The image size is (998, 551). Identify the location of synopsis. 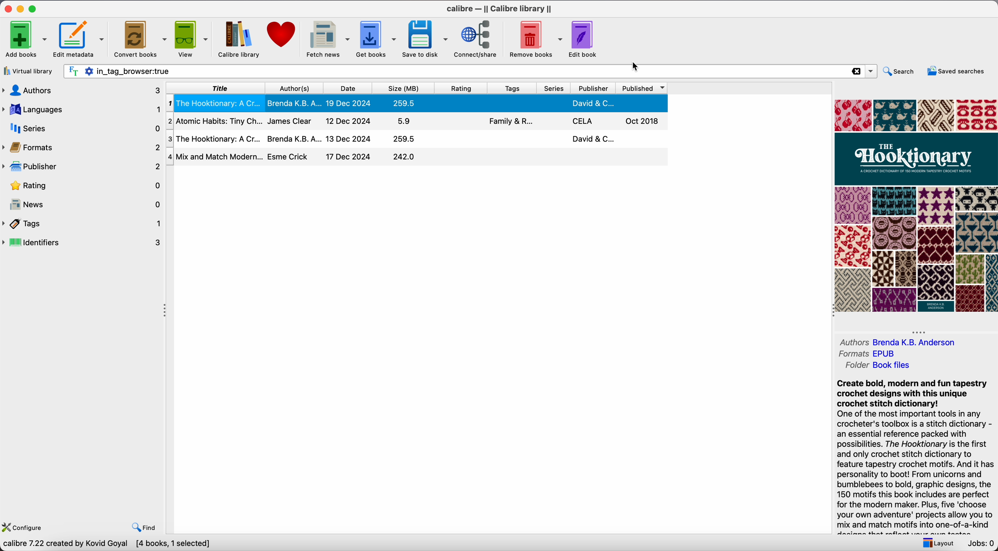
(917, 456).